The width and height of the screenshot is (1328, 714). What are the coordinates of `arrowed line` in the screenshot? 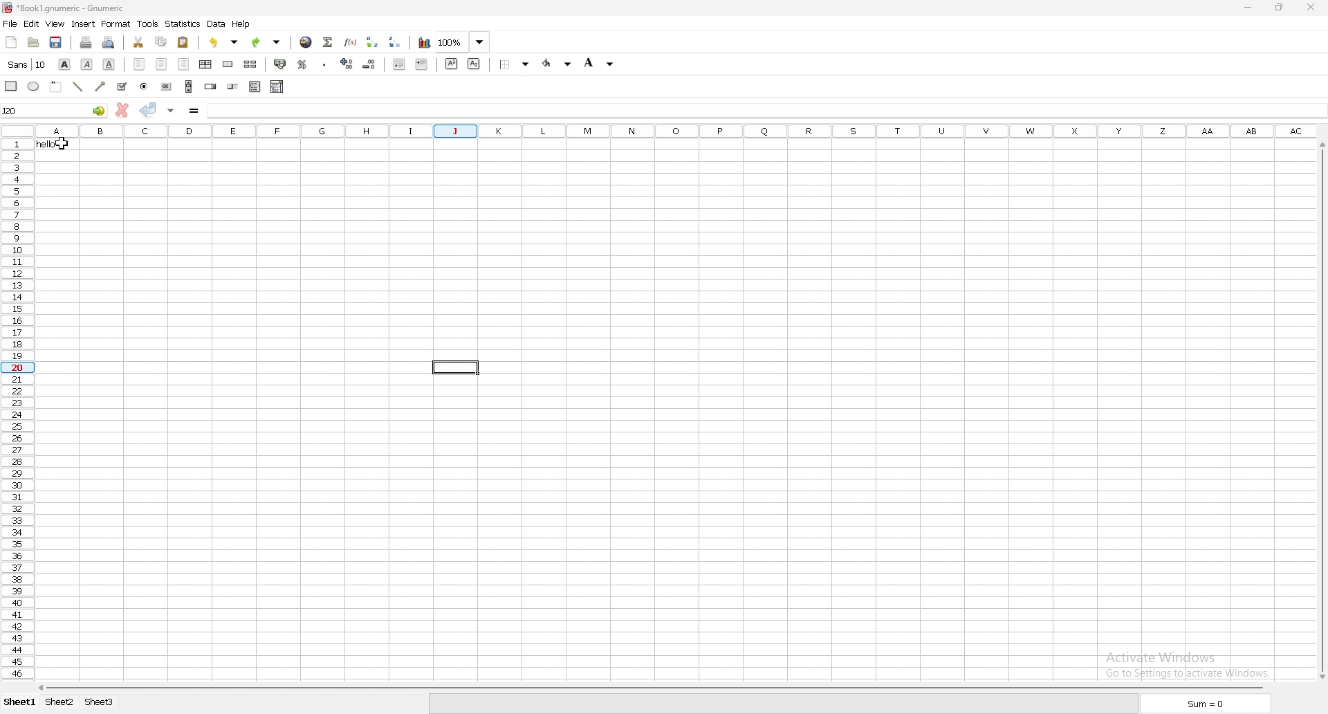 It's located at (101, 86).